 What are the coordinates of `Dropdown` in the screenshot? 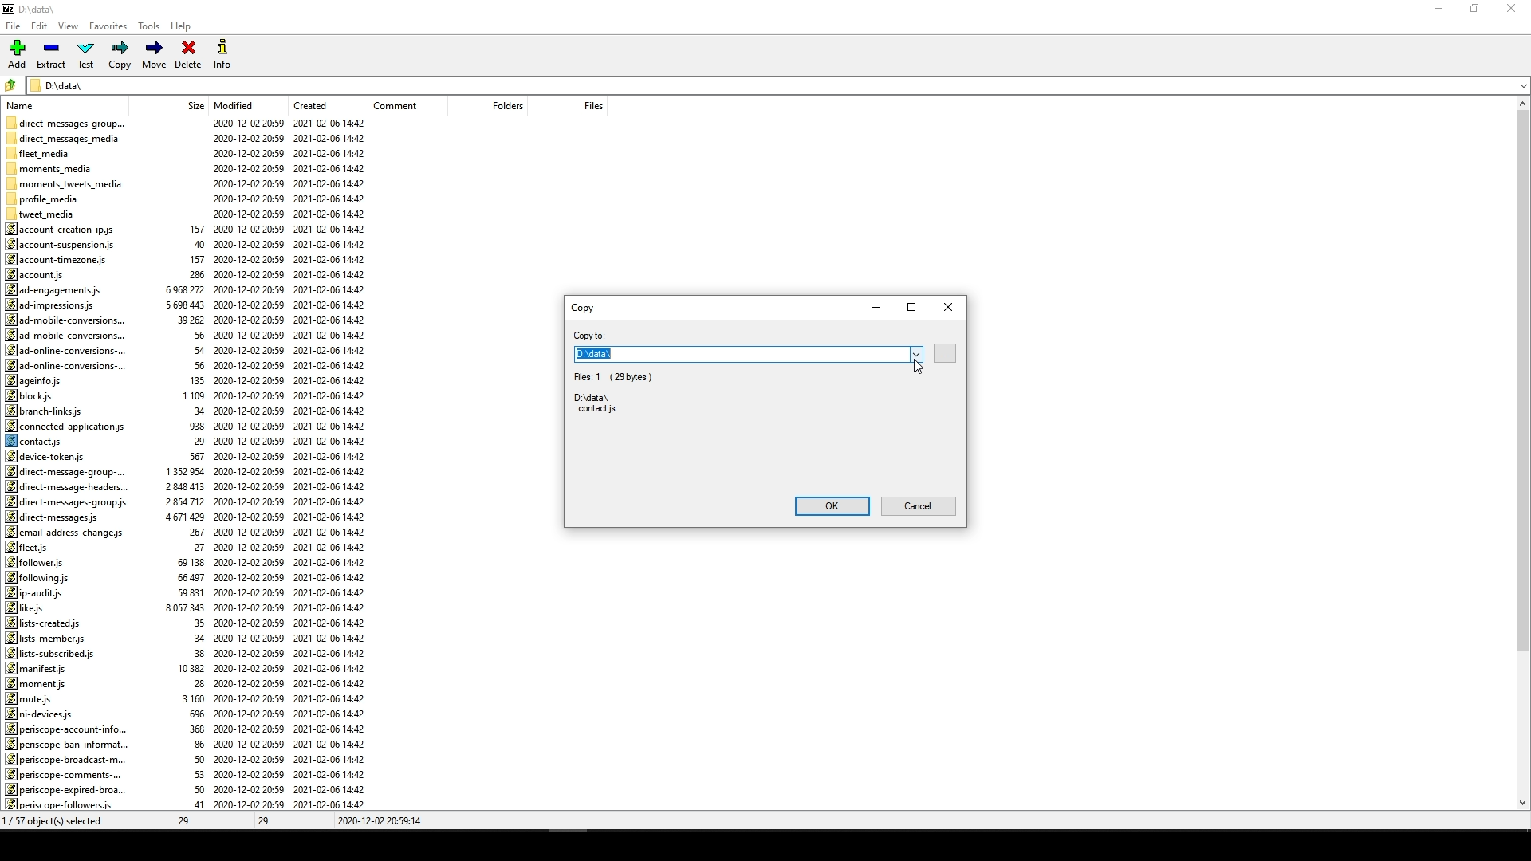 It's located at (917, 354).